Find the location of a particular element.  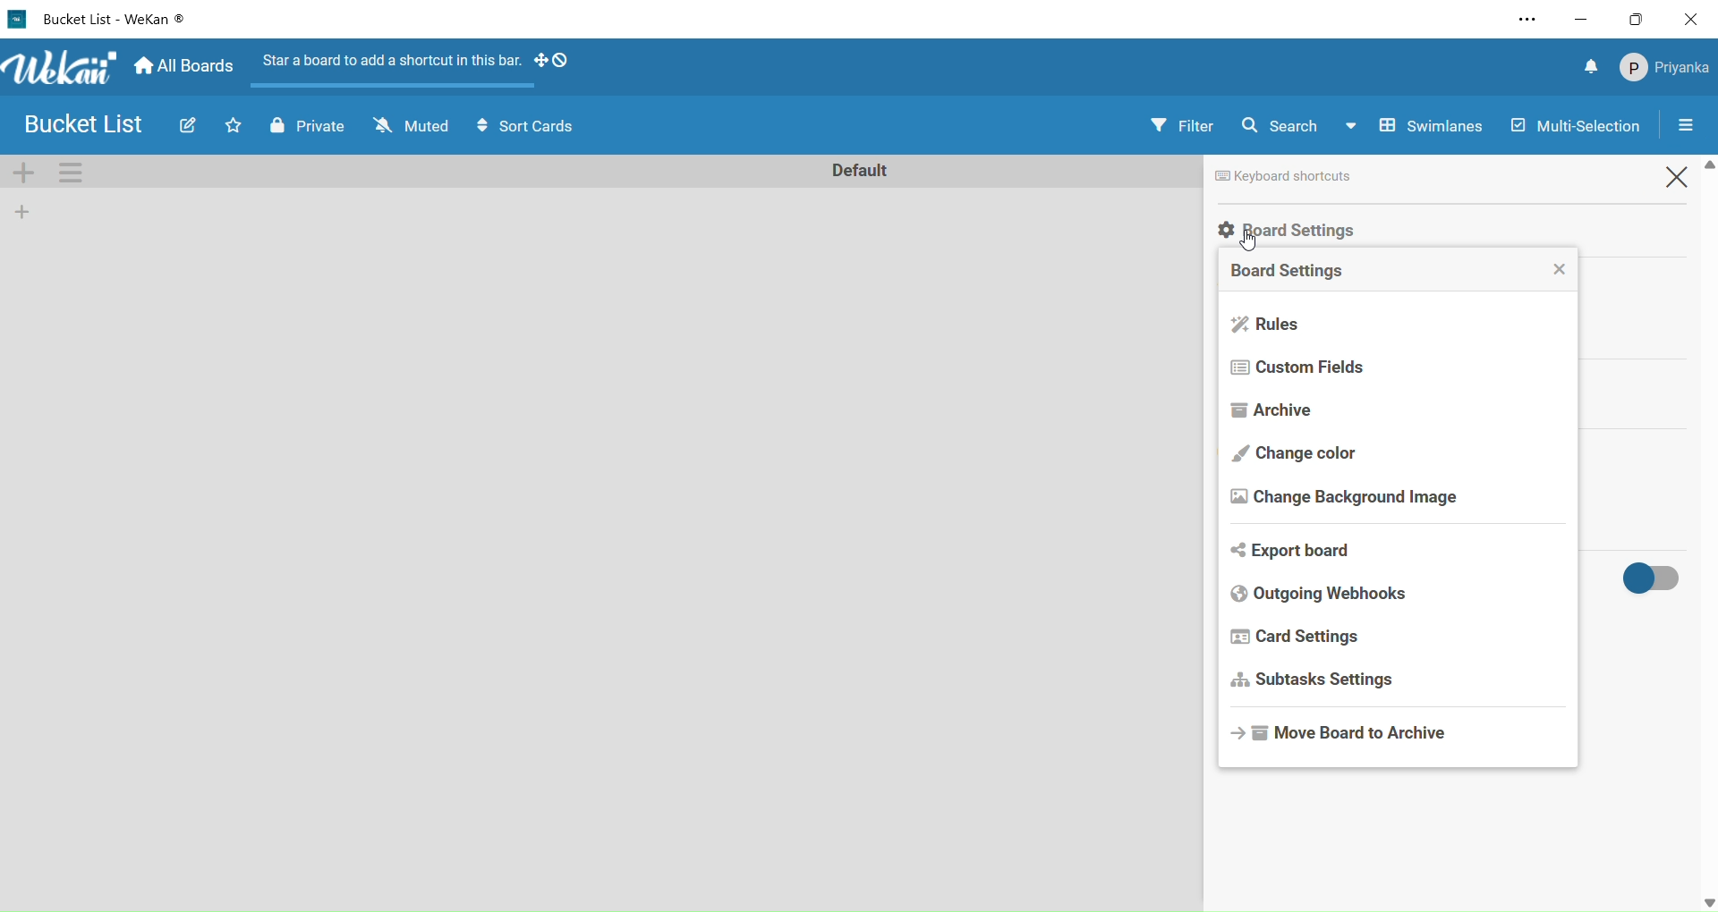

open sidebar or close sidebar is located at coordinates (1685, 125).